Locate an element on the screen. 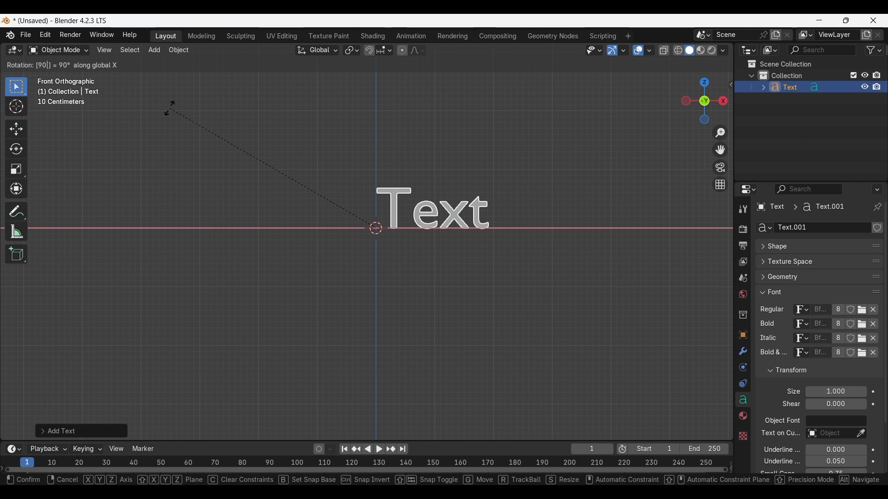 This screenshot has height=499, width=888. 10 20 30 40 50 60 70 80 90 100 110 120 130 140 150 160 170 180 190 200 210 220 230 240 250 is located at coordinates (382, 461).